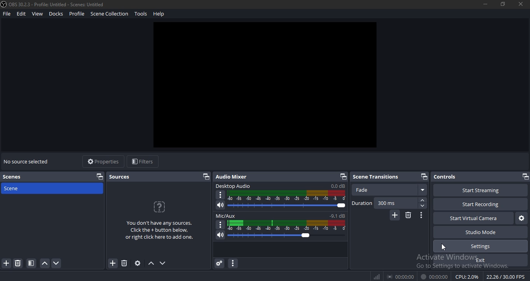 Image resolution: width=530 pixels, height=281 pixels. What do you see at coordinates (279, 186) in the screenshot?
I see `desktop audio` at bounding box center [279, 186].